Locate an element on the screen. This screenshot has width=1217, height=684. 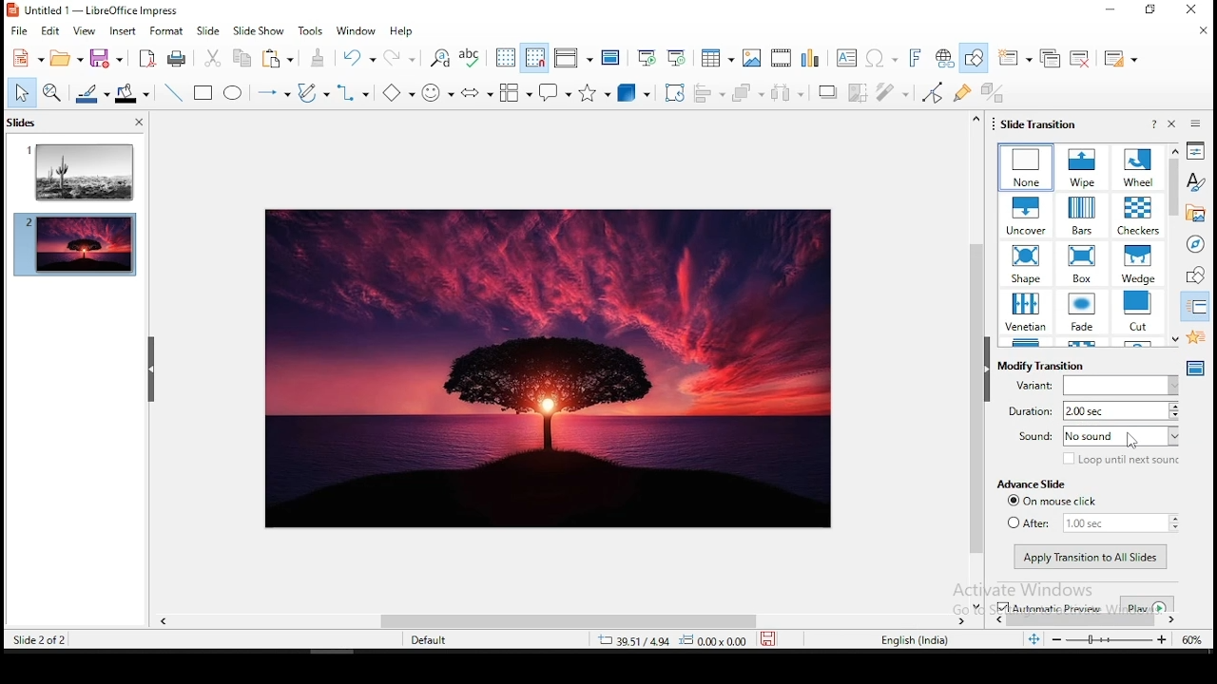
paste is located at coordinates (319, 56).